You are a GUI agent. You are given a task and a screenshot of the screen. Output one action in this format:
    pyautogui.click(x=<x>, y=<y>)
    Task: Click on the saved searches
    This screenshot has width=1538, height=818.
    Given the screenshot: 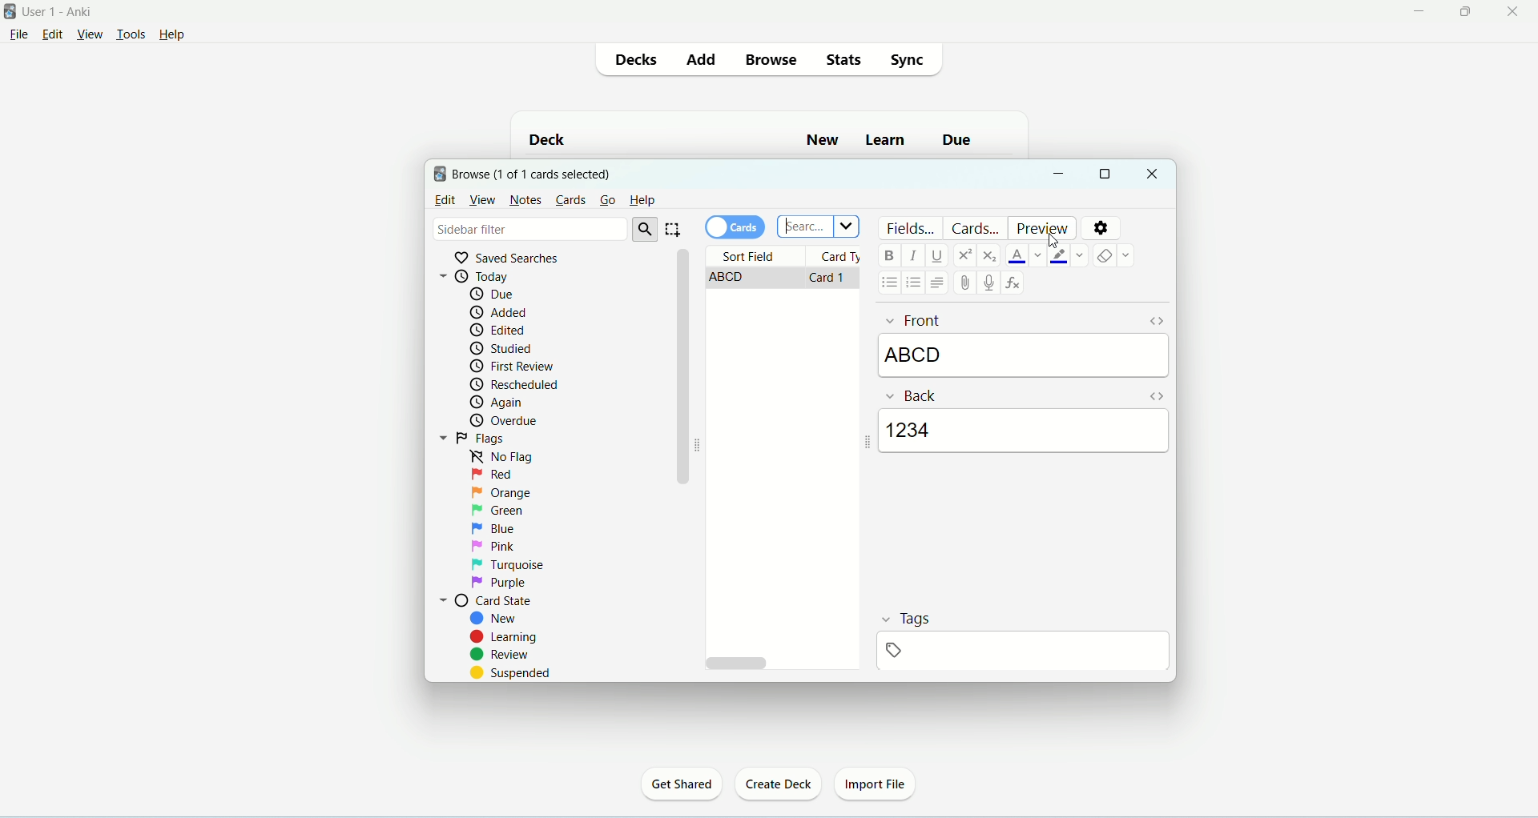 What is the action you would take?
    pyautogui.click(x=510, y=256)
    